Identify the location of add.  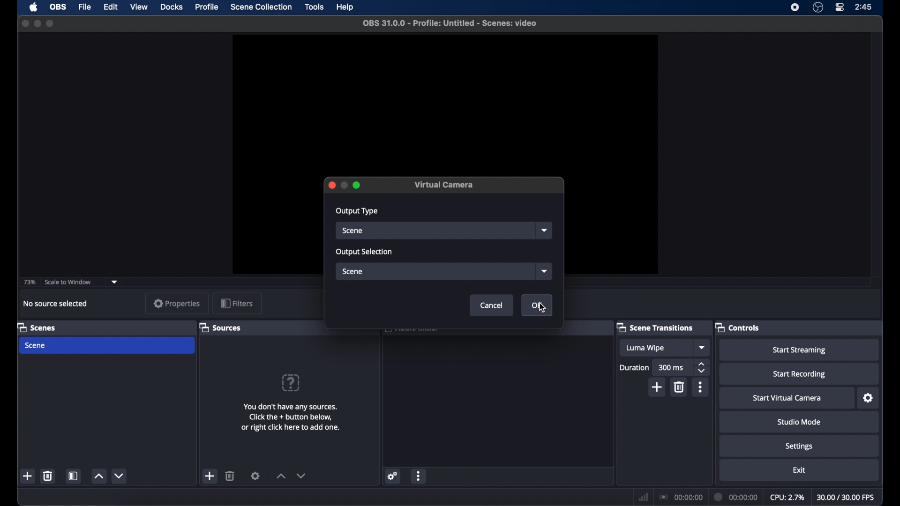
(657, 387).